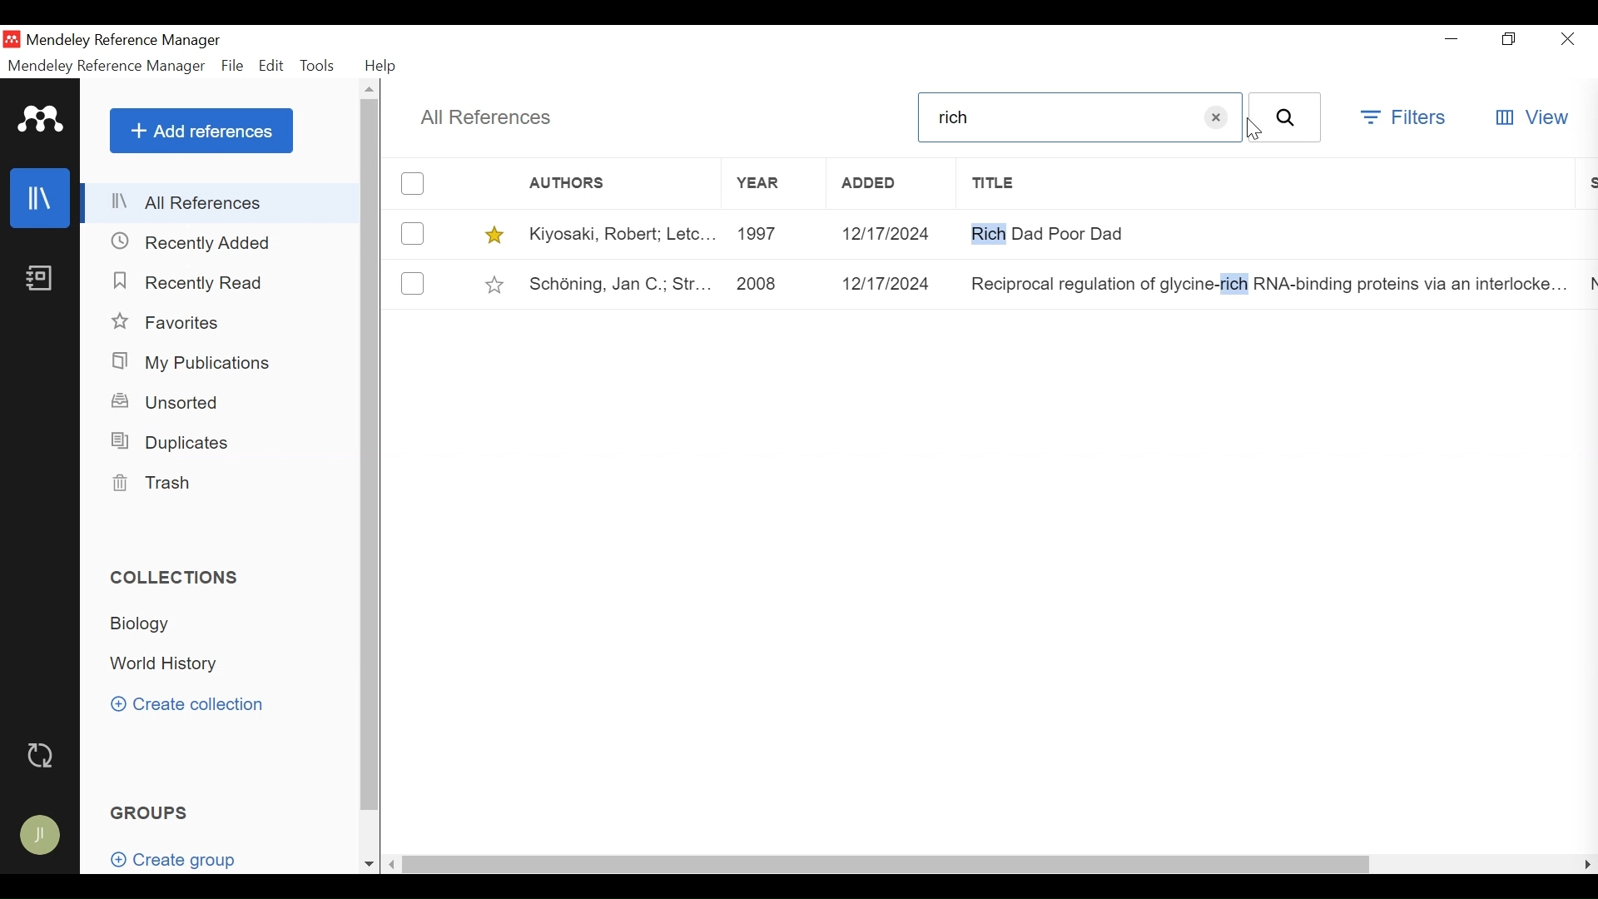  I want to click on Add References, so click(201, 130).